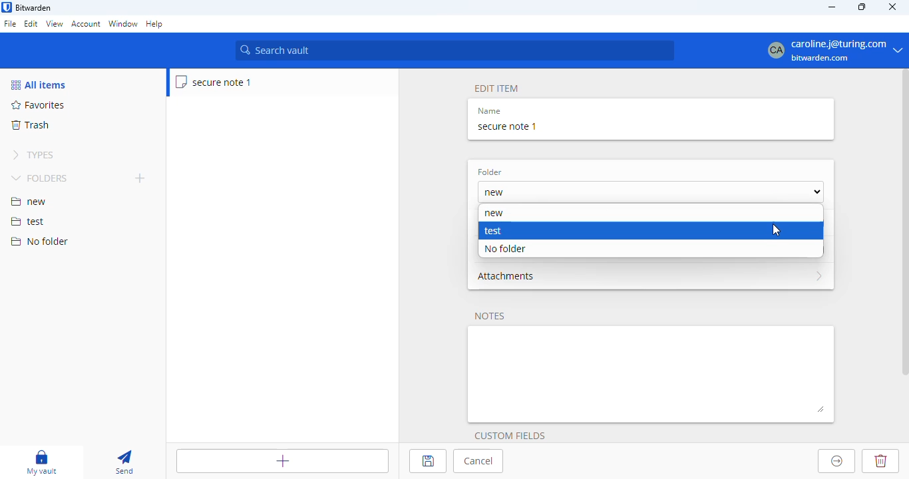 This screenshot has height=479, width=909. What do you see at coordinates (493, 231) in the screenshot?
I see `test` at bounding box center [493, 231].